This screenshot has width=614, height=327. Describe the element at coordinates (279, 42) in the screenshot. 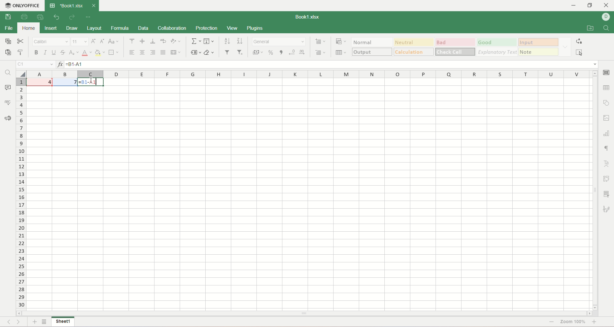

I see `number format` at that location.